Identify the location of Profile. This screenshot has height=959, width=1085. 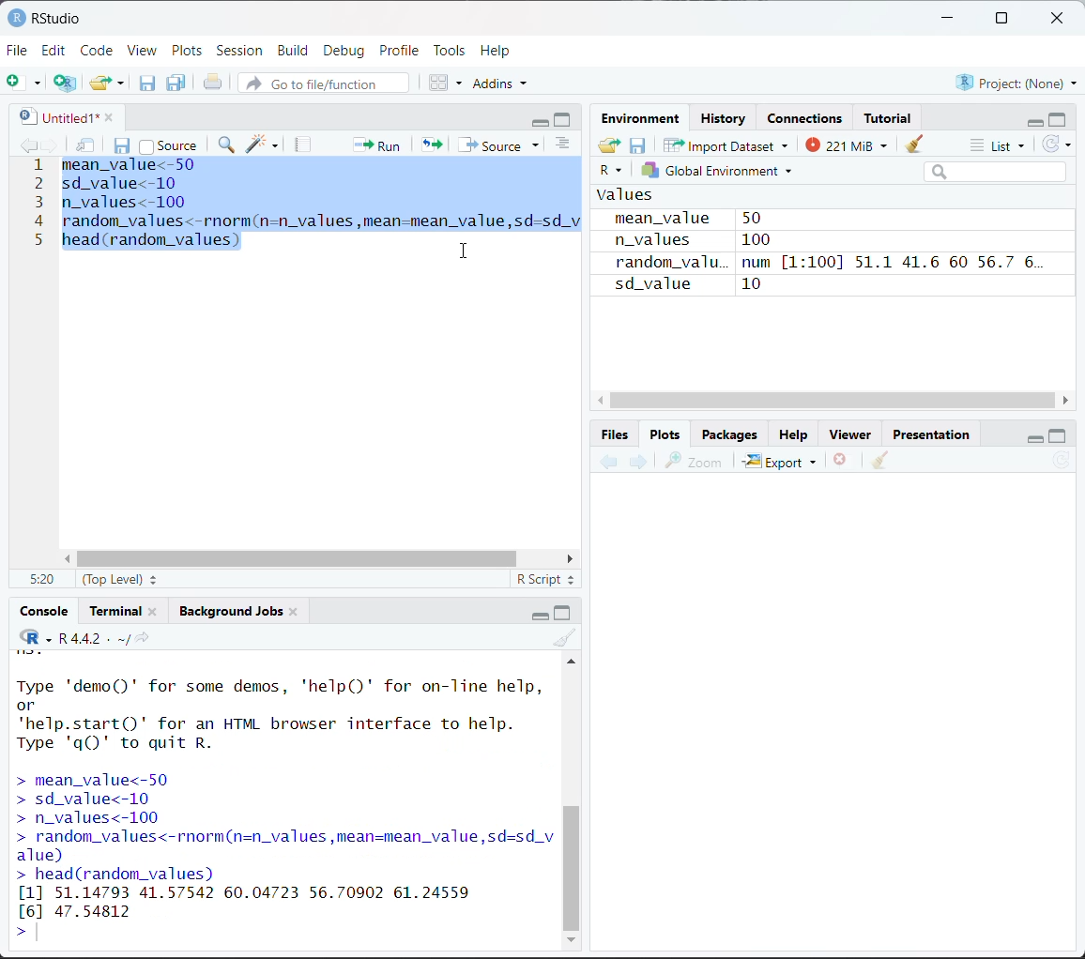
(402, 49).